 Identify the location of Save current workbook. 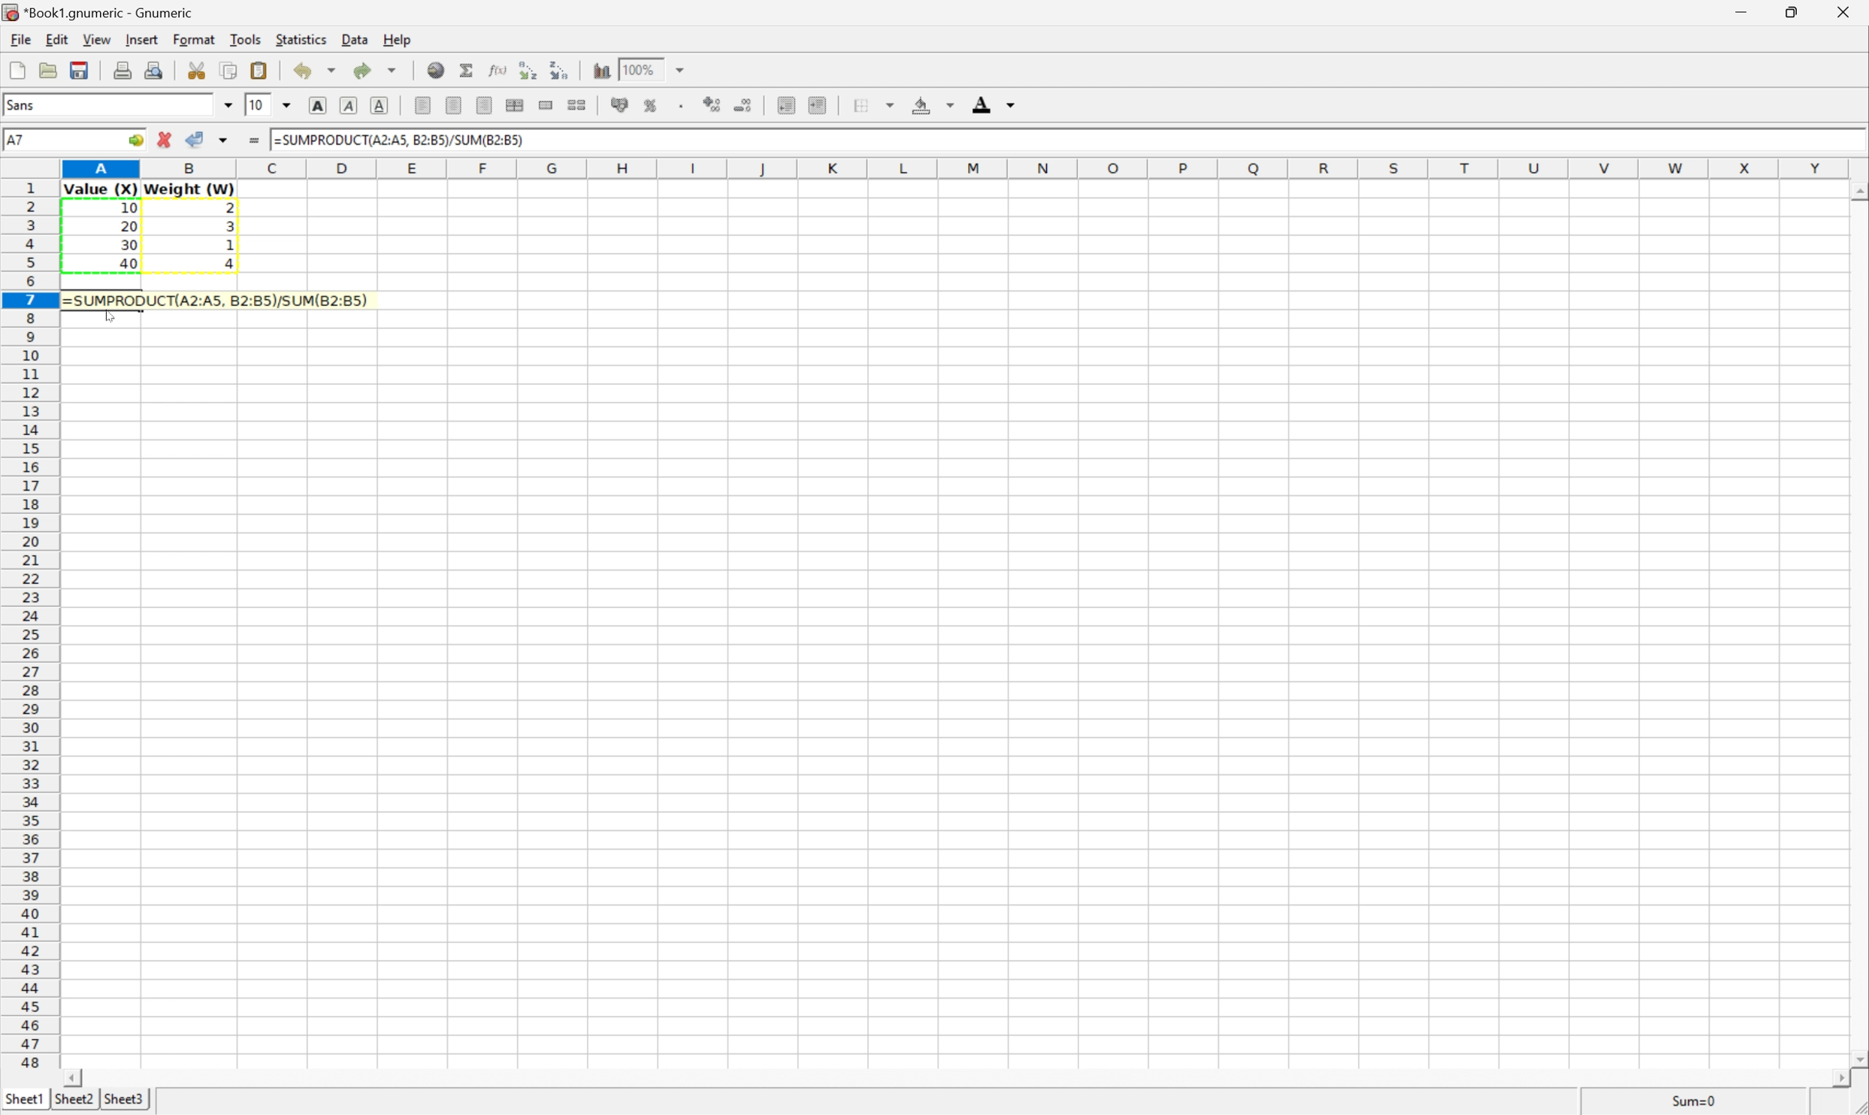
(80, 72).